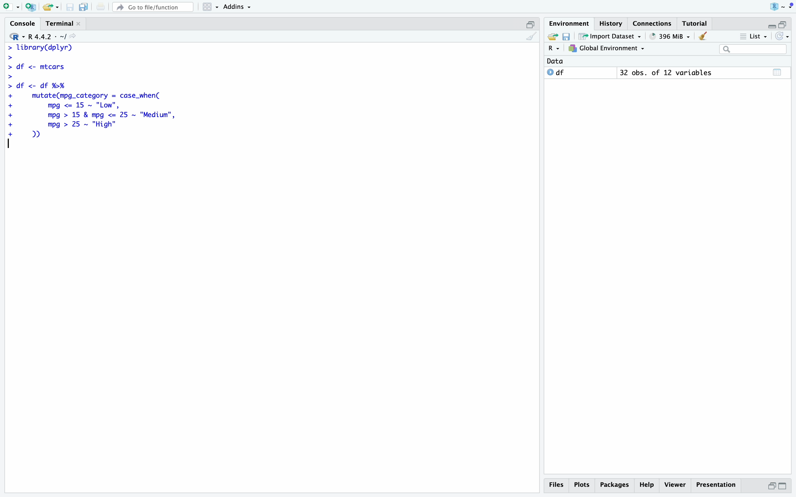 This screenshot has width=796, height=497. Describe the element at coordinates (61, 24) in the screenshot. I see `terminal` at that location.